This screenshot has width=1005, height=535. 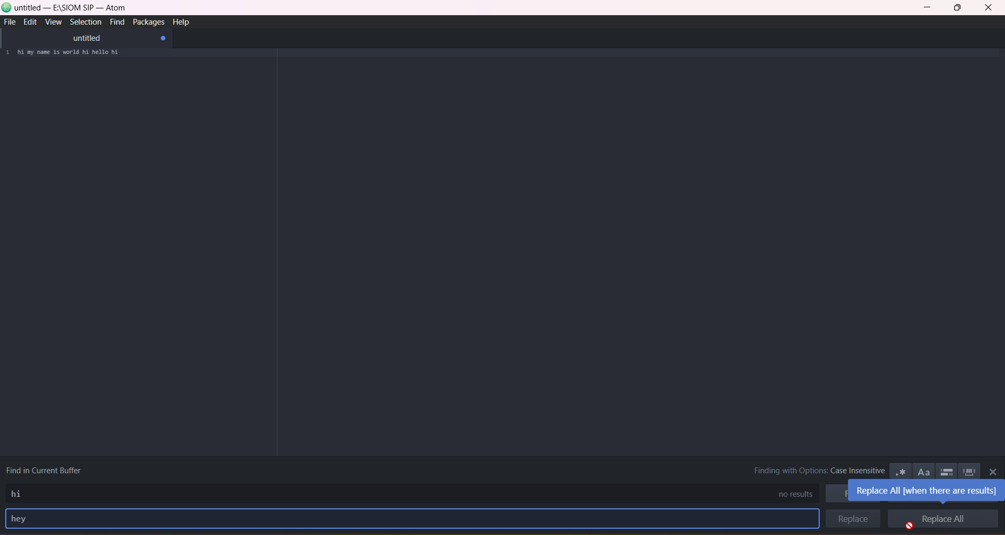 I want to click on close tab, so click(x=164, y=39).